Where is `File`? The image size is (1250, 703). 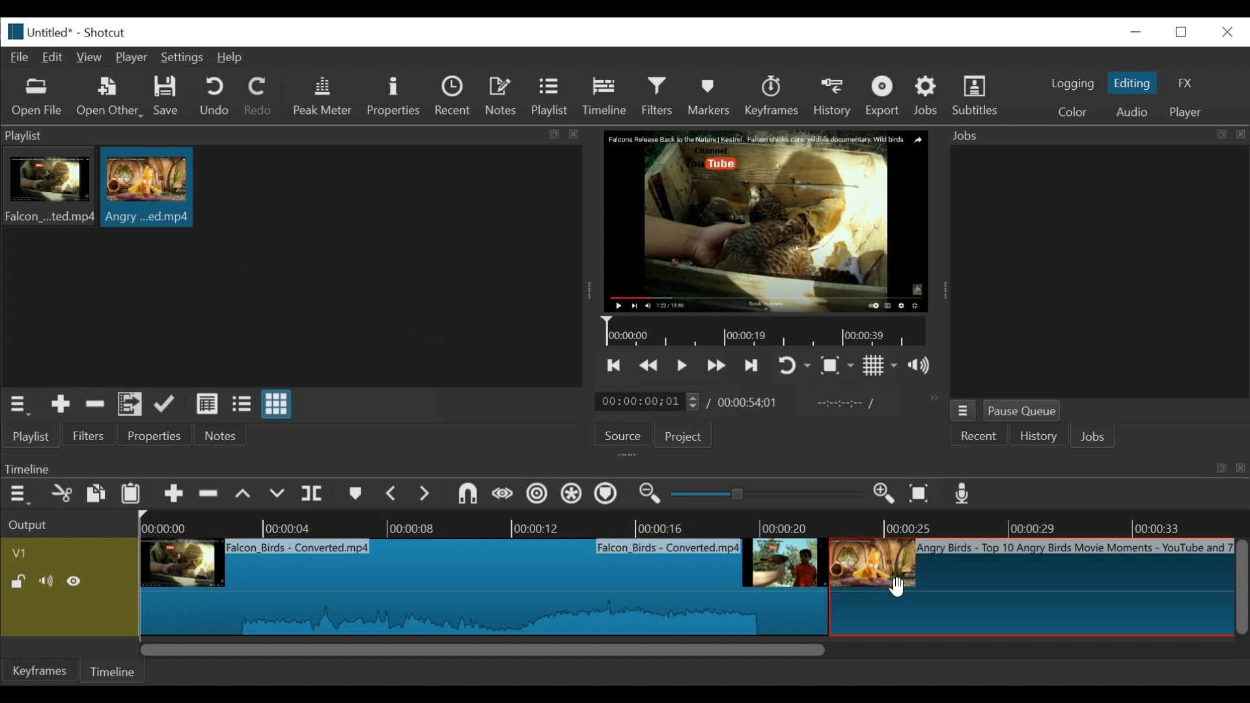 File is located at coordinates (22, 58).